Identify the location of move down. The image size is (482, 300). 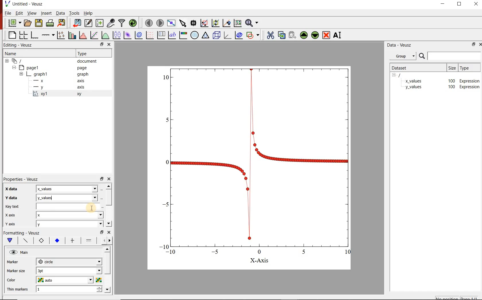
(109, 223).